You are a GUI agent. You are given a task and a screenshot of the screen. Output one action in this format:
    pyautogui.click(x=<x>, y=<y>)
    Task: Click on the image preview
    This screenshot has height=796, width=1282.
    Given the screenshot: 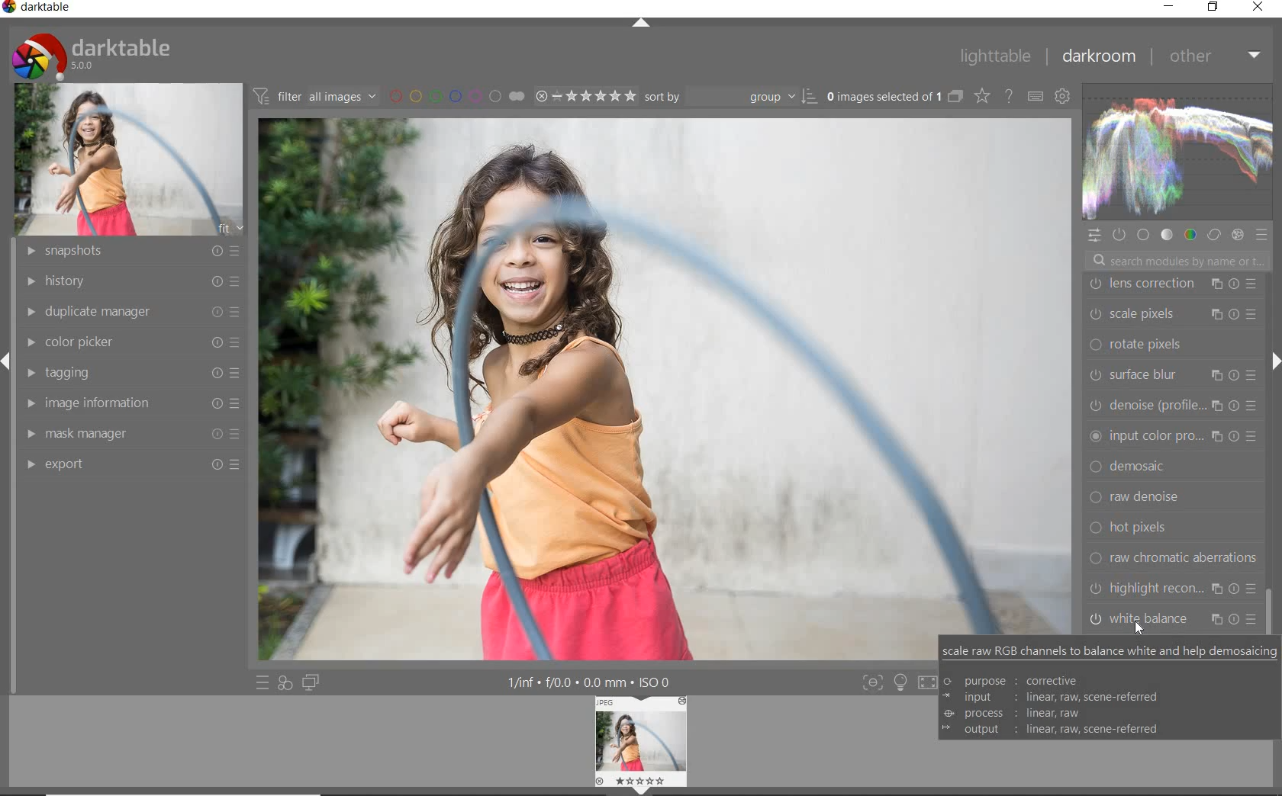 What is the action you would take?
    pyautogui.click(x=642, y=746)
    